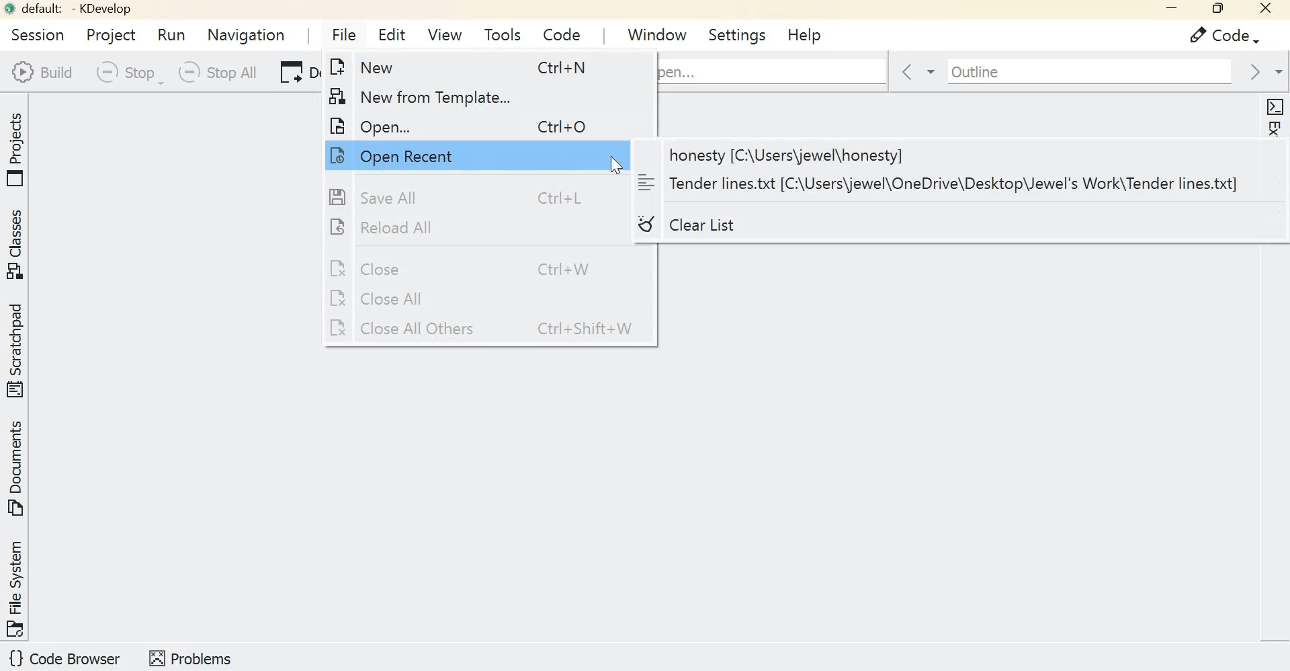 Image resolution: width=1290 pixels, height=671 pixels. I want to click on Outline, so click(1078, 71).